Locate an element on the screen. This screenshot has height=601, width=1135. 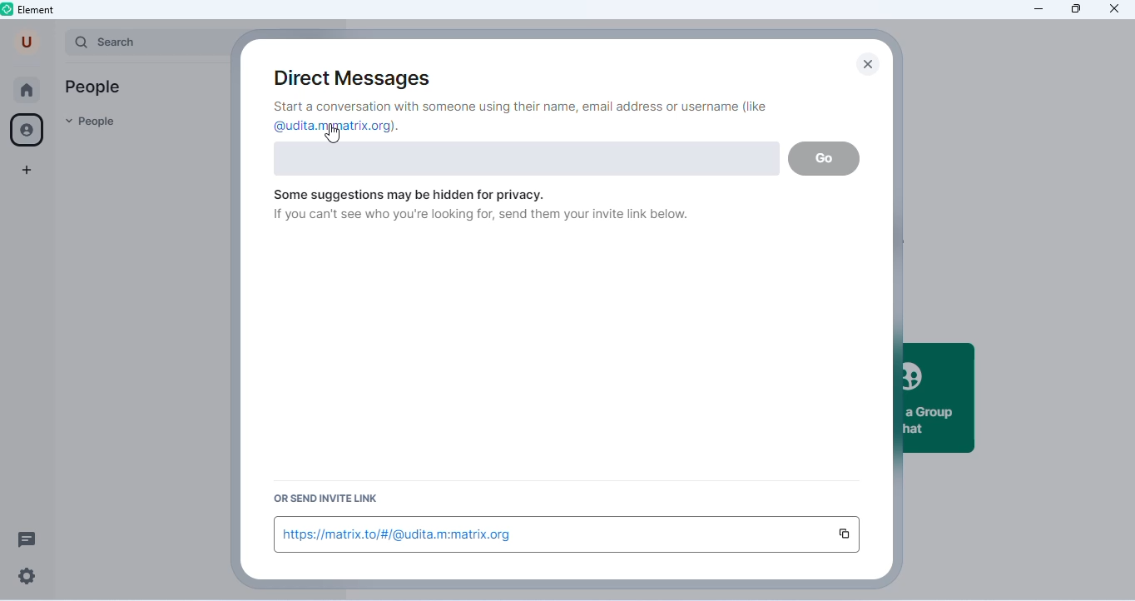
copy is located at coordinates (844, 534).